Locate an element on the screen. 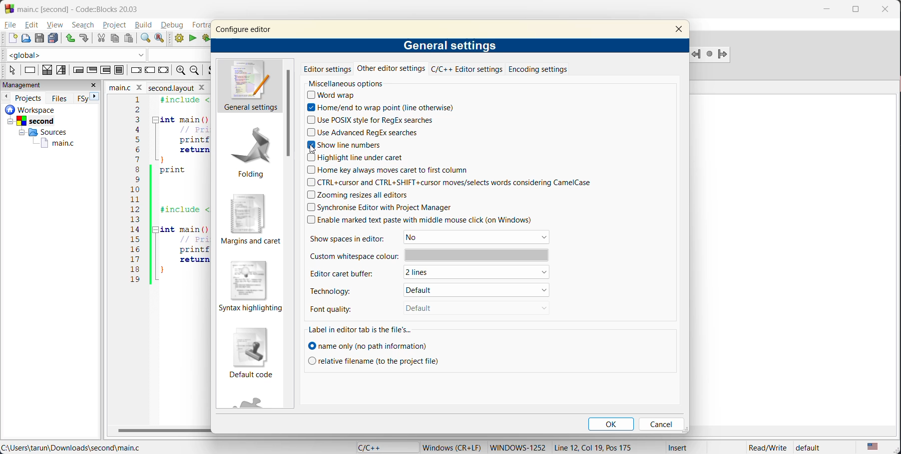 Image resolution: width=901 pixels, height=454 pixels. open is located at coordinates (25, 38).